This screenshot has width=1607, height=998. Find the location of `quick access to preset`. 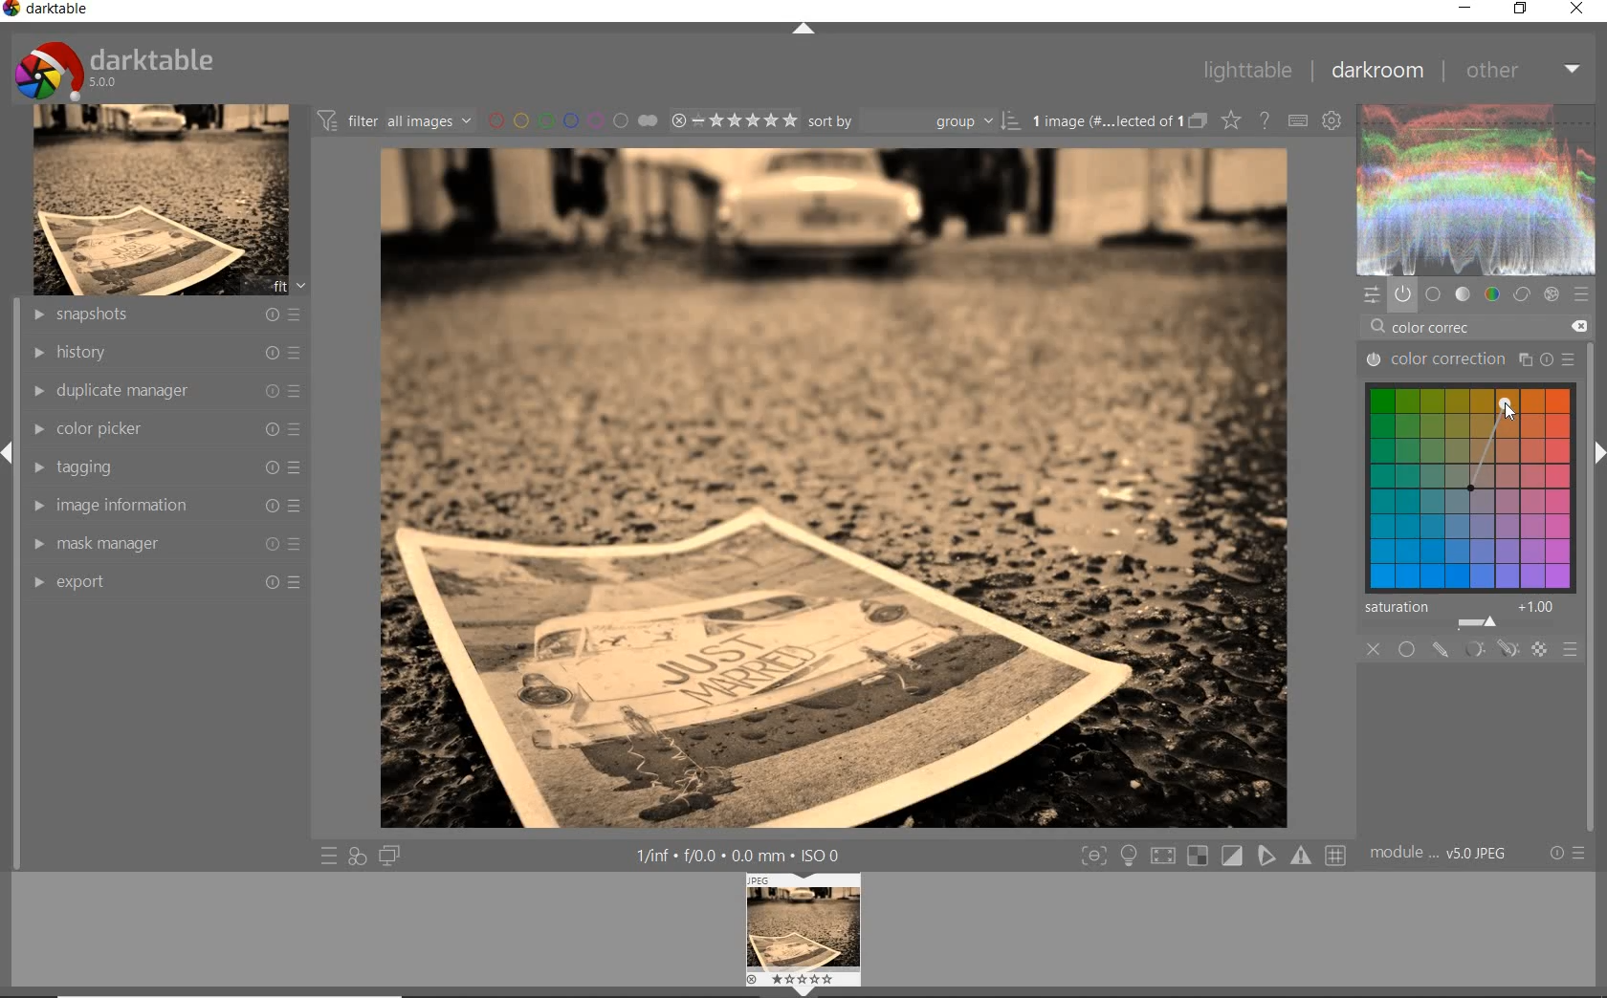

quick access to preset is located at coordinates (329, 853).